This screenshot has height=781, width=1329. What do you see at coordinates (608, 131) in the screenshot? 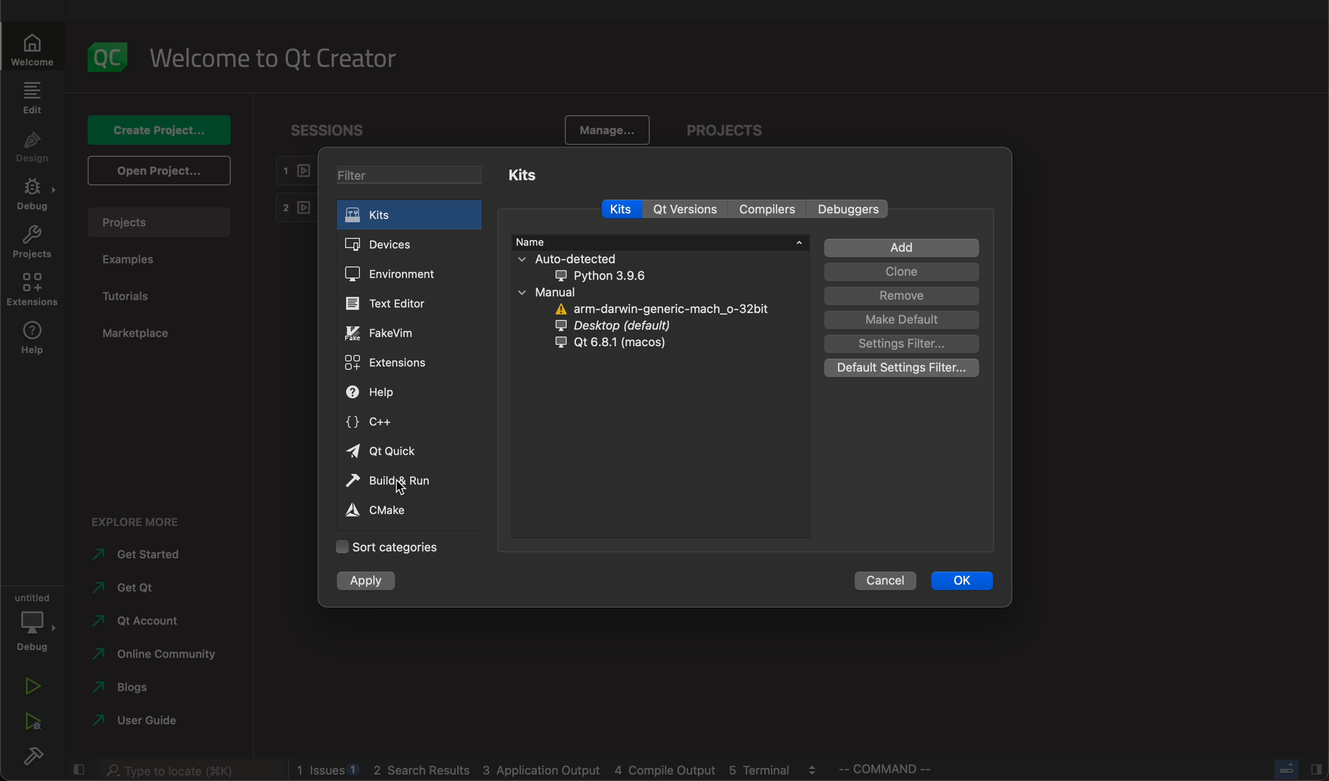
I see `manage` at bounding box center [608, 131].